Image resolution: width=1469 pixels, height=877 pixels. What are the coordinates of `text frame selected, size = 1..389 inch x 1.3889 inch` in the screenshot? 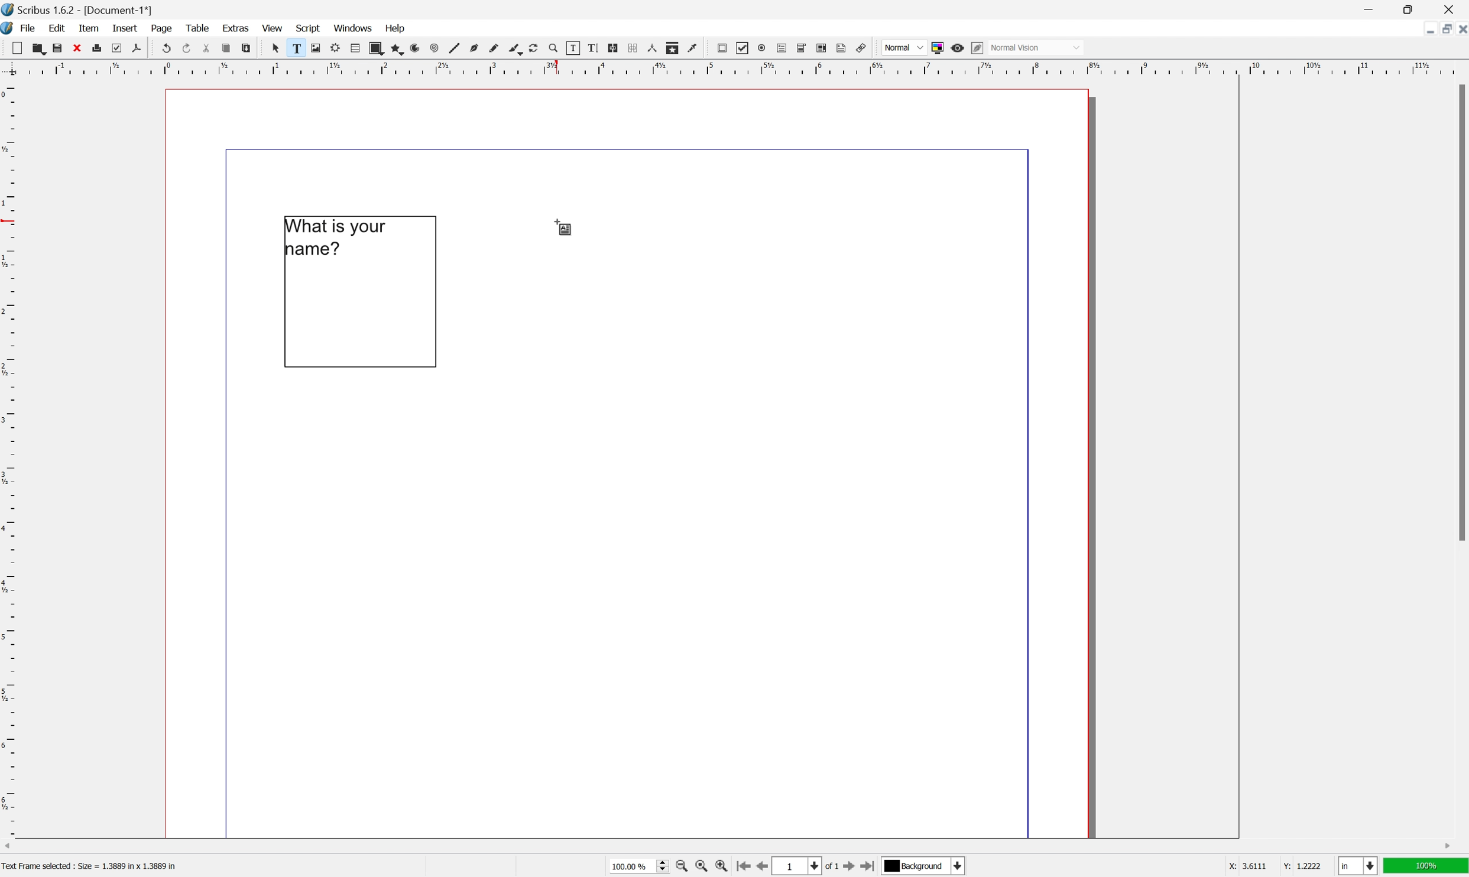 It's located at (98, 866).